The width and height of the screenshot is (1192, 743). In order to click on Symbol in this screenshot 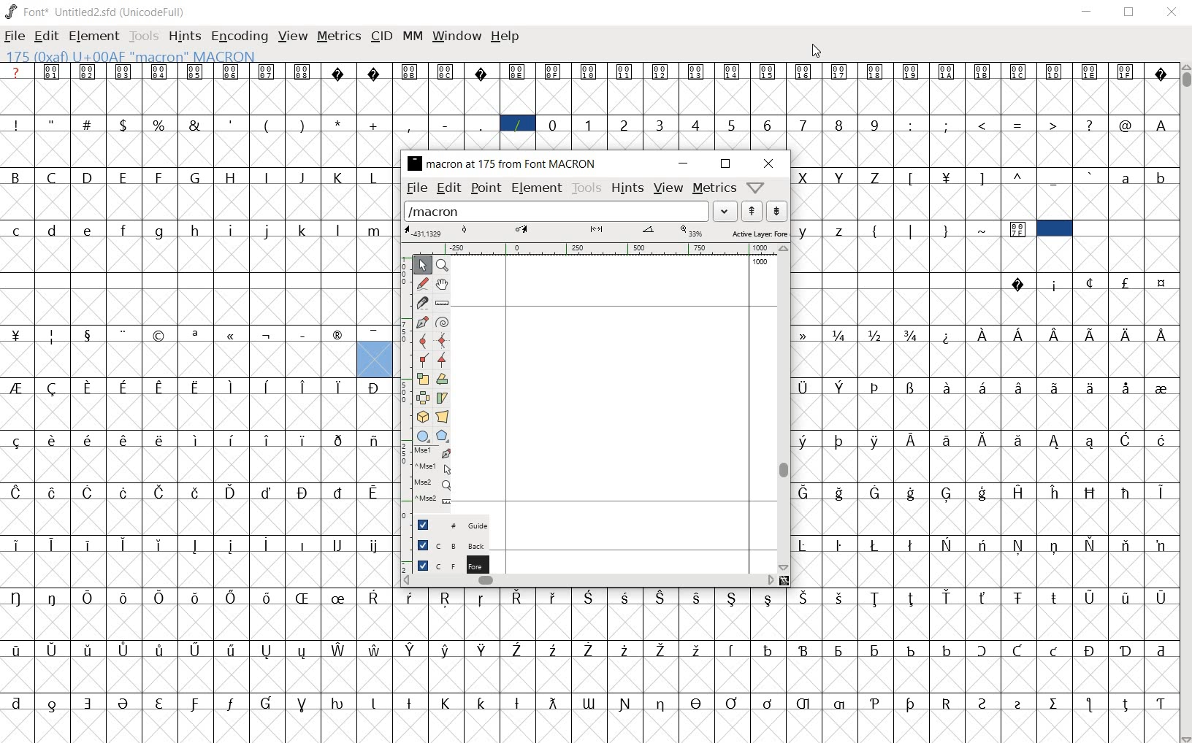, I will do `click(698, 72)`.